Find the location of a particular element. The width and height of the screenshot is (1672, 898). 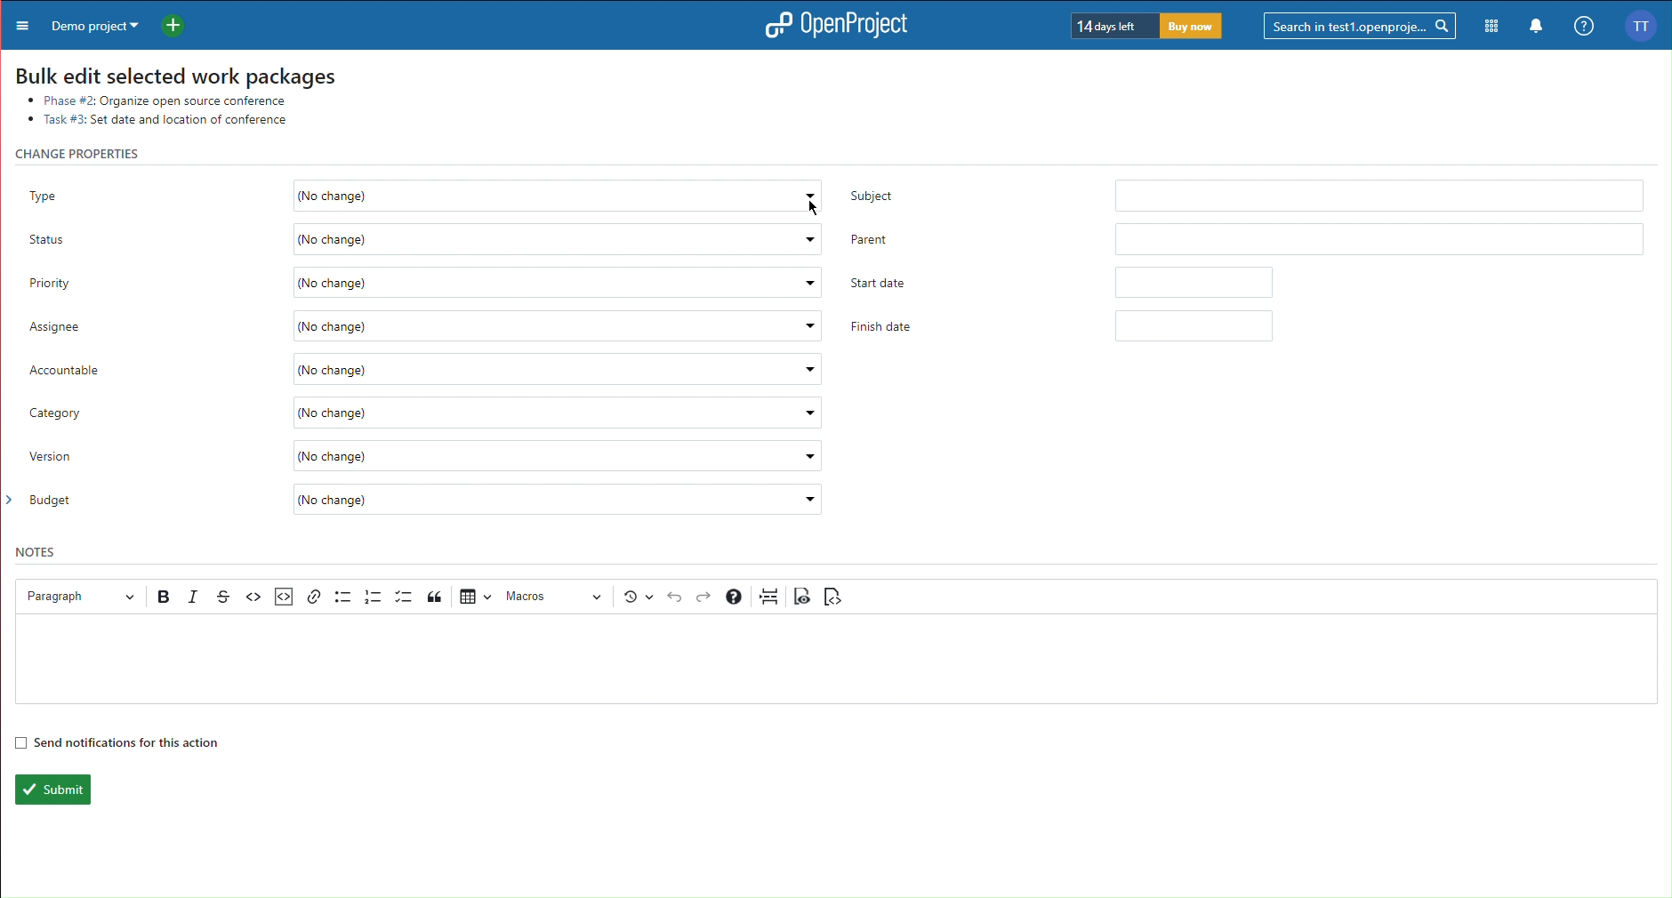

OpenProject is located at coordinates (831, 27).